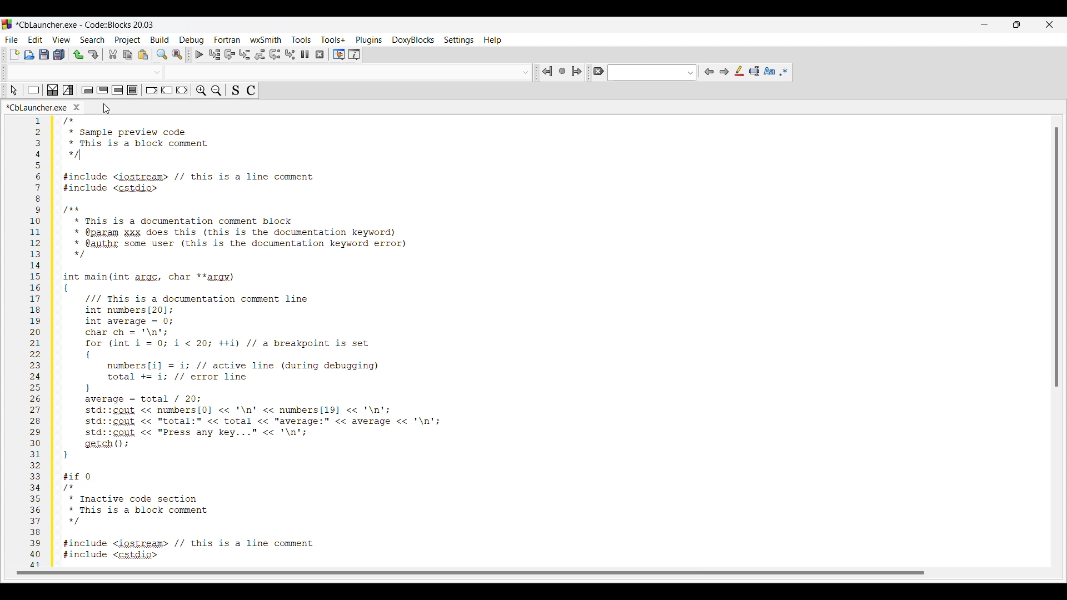  I want to click on Save everything, so click(59, 54).